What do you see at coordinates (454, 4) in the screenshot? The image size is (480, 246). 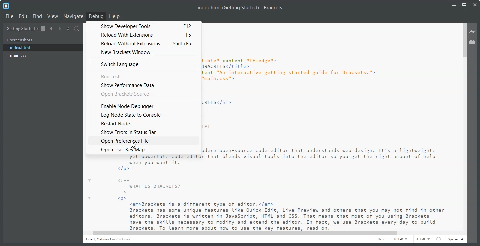 I see `Minimize` at bounding box center [454, 4].